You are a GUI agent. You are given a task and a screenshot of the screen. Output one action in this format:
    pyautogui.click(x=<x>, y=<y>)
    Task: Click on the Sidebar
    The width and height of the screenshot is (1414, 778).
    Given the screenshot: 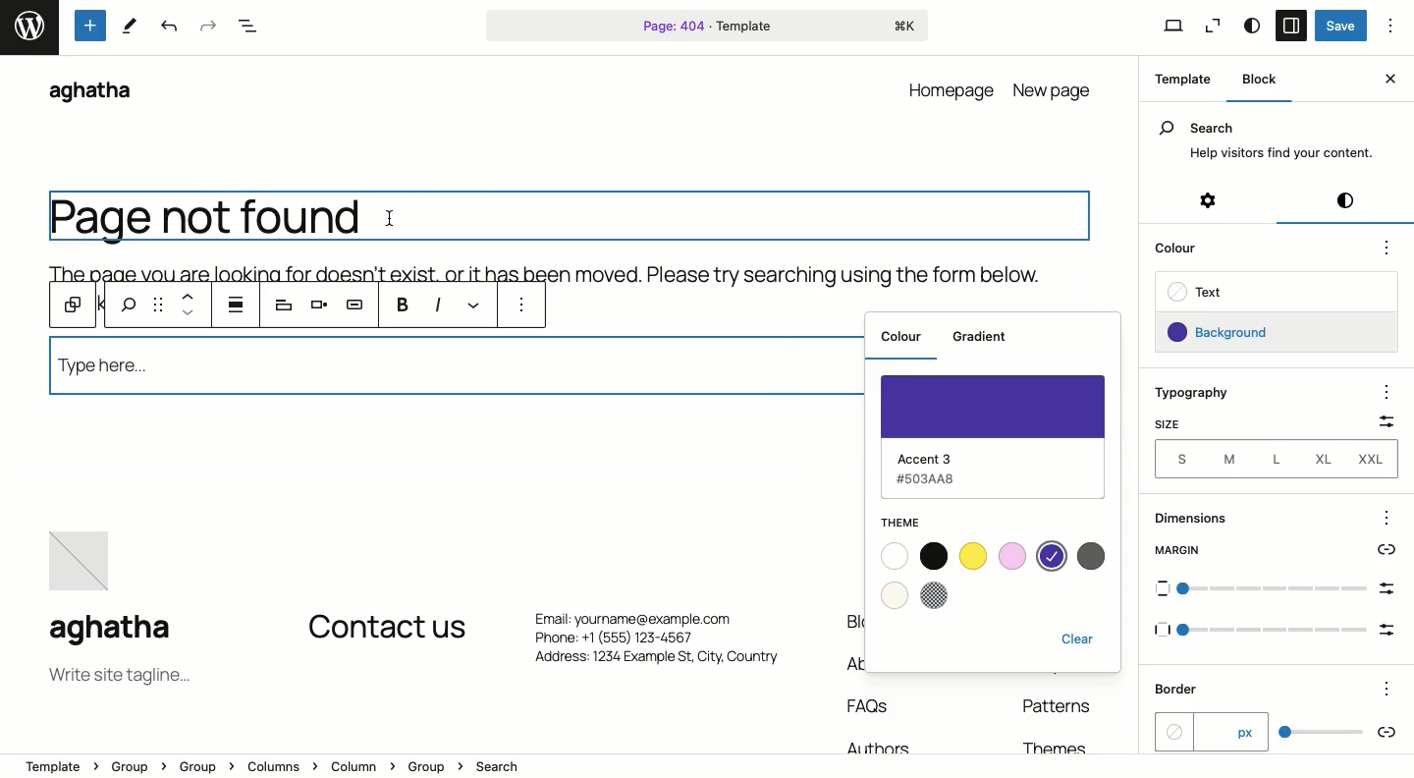 What is the action you would take?
    pyautogui.click(x=1292, y=26)
    